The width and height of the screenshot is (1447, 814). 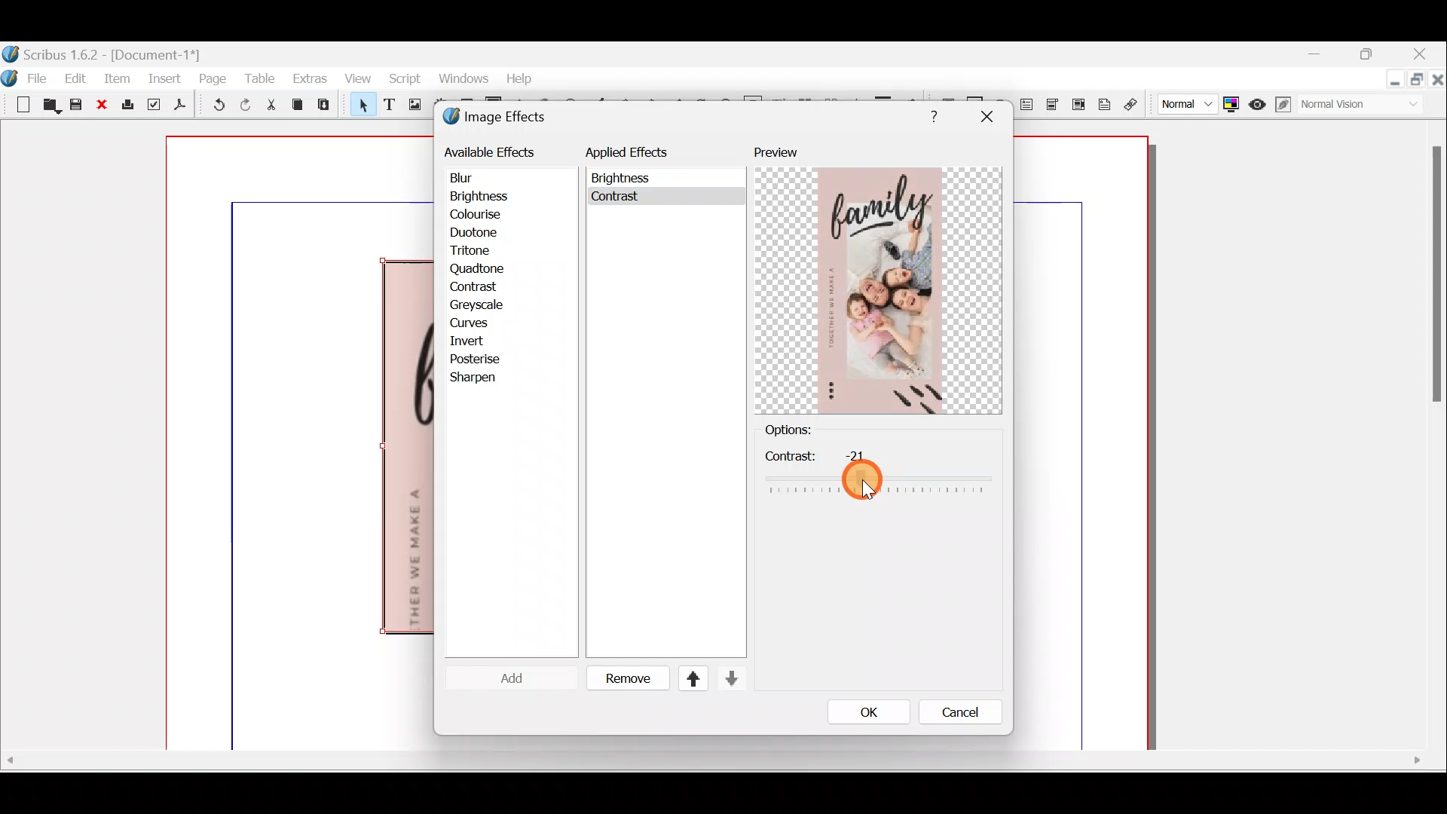 What do you see at coordinates (309, 78) in the screenshot?
I see `Extras` at bounding box center [309, 78].